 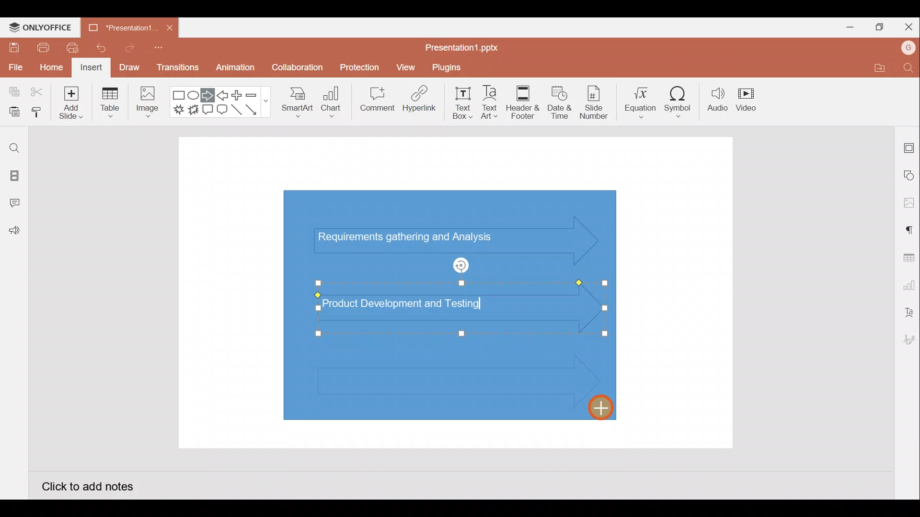 What do you see at coordinates (12, 92) in the screenshot?
I see `Copy` at bounding box center [12, 92].